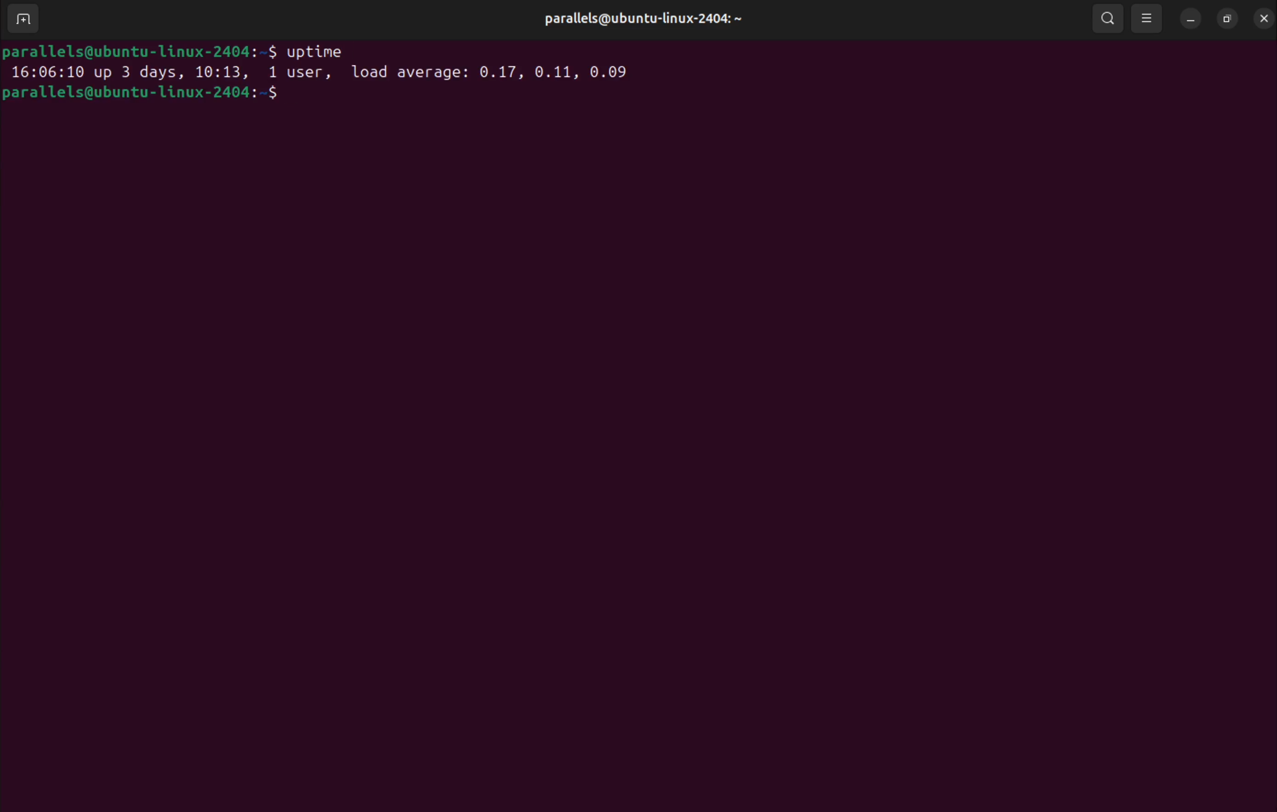 The height and width of the screenshot is (812, 1277). What do you see at coordinates (323, 50) in the screenshot?
I see `uptime` at bounding box center [323, 50].